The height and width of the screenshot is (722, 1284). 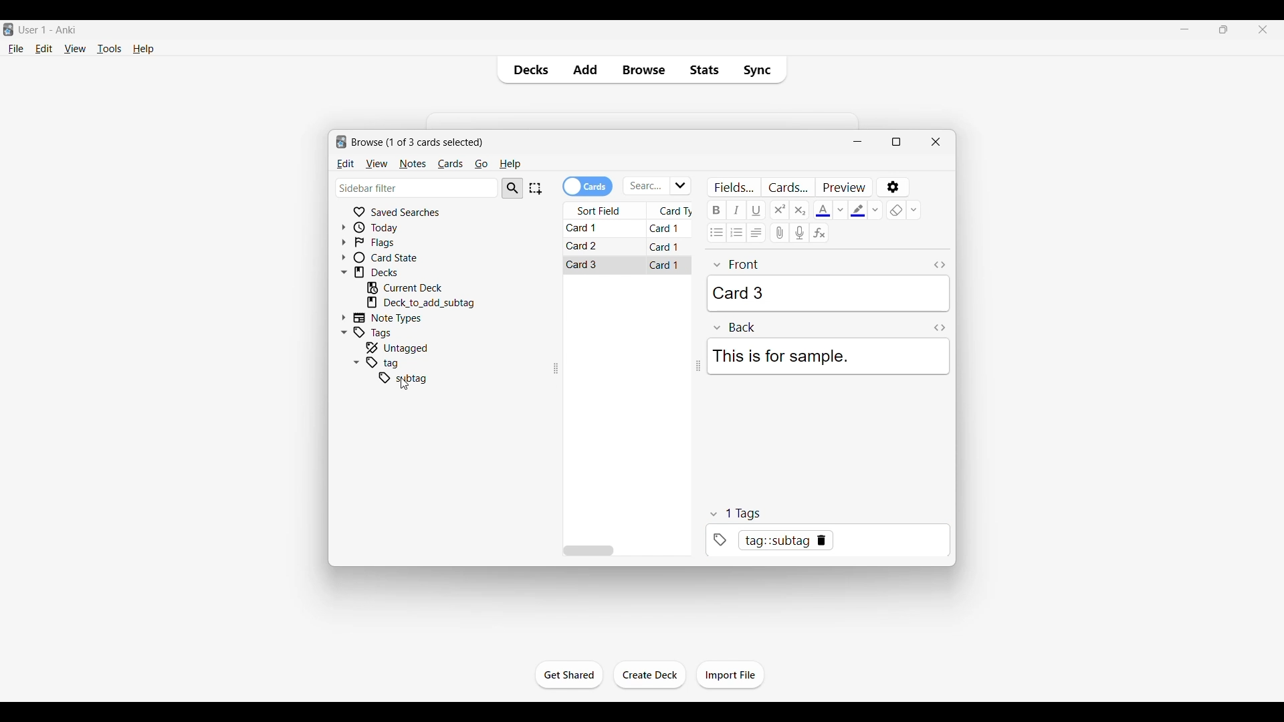 I want to click on Toggle HTML editor, so click(x=940, y=328).